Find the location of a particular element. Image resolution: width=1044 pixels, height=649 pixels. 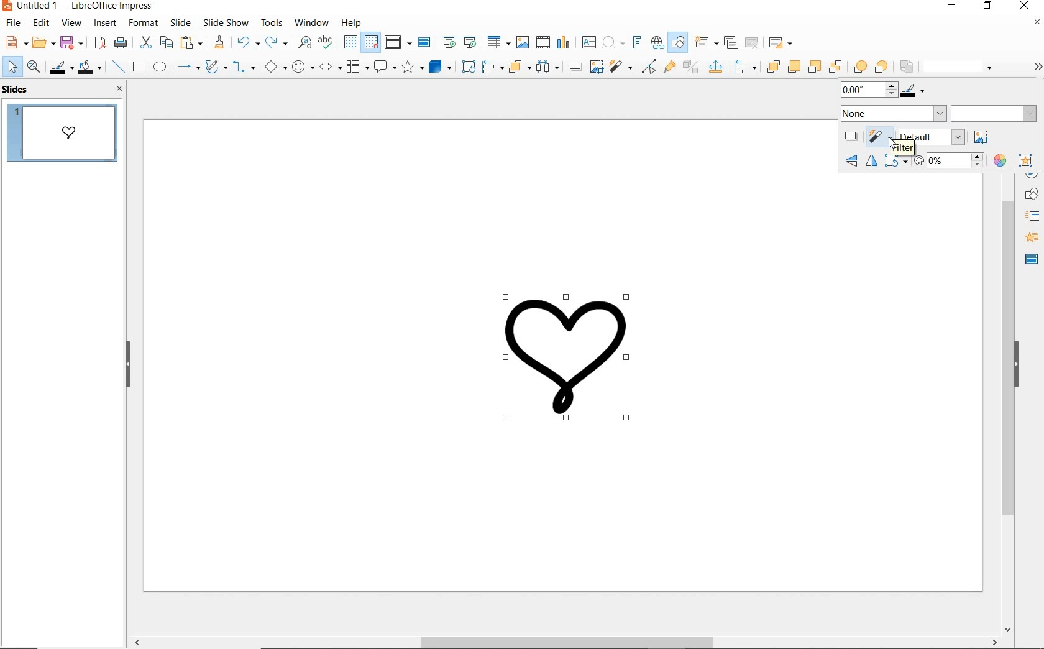

find and replace is located at coordinates (305, 44).